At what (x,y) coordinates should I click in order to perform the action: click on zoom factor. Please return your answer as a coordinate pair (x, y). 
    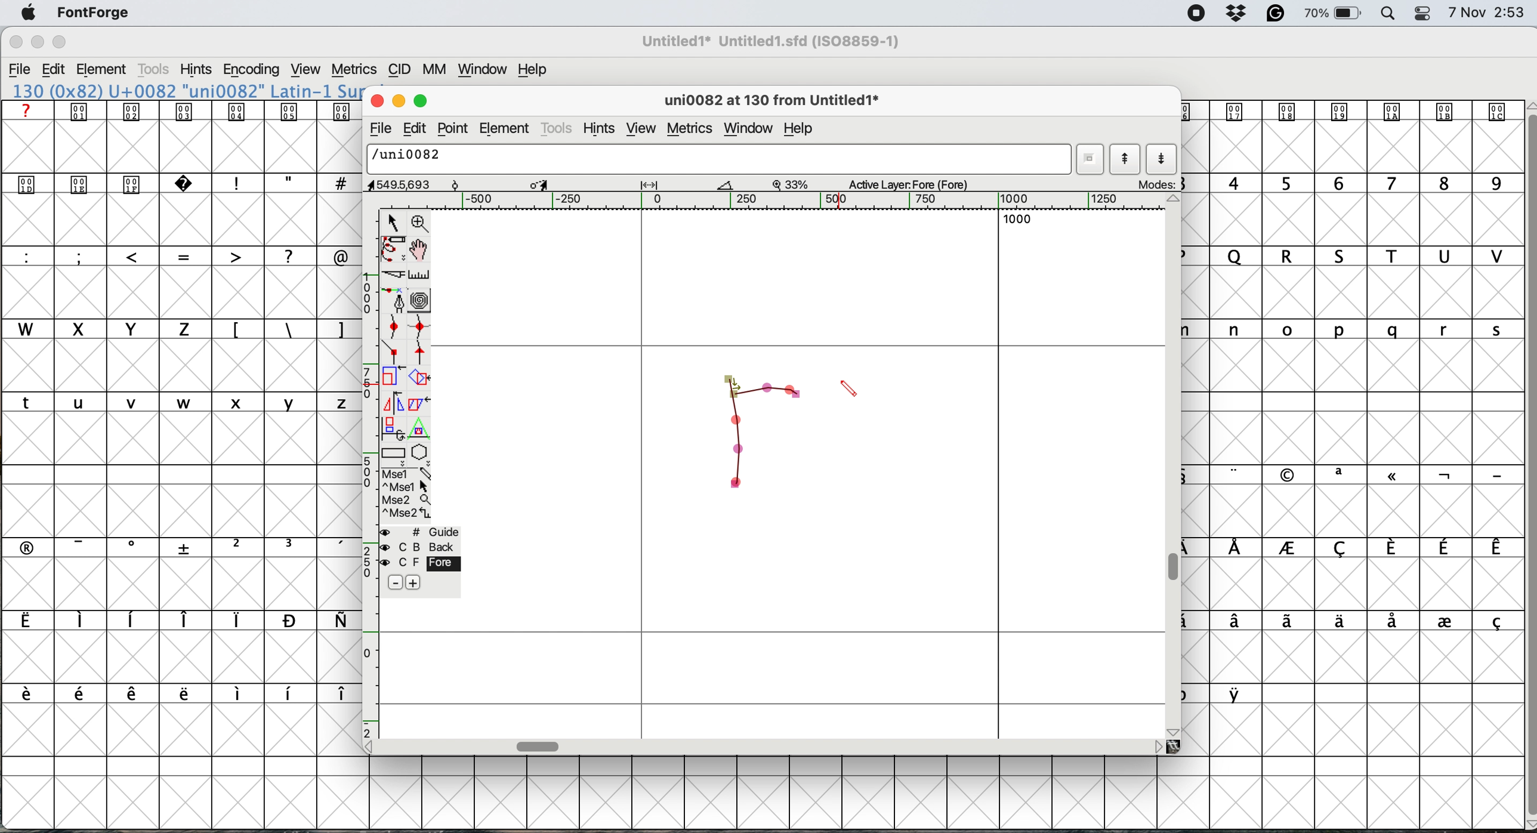
    Looking at the image, I should click on (792, 184).